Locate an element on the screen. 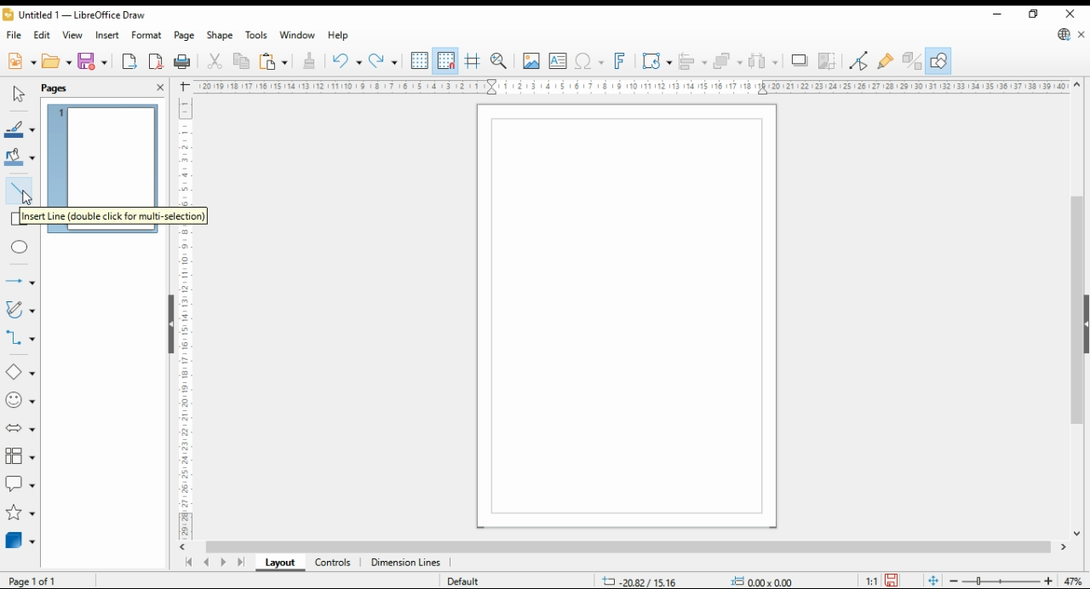 The width and height of the screenshot is (1090, 589). scroll bar is located at coordinates (1076, 311).